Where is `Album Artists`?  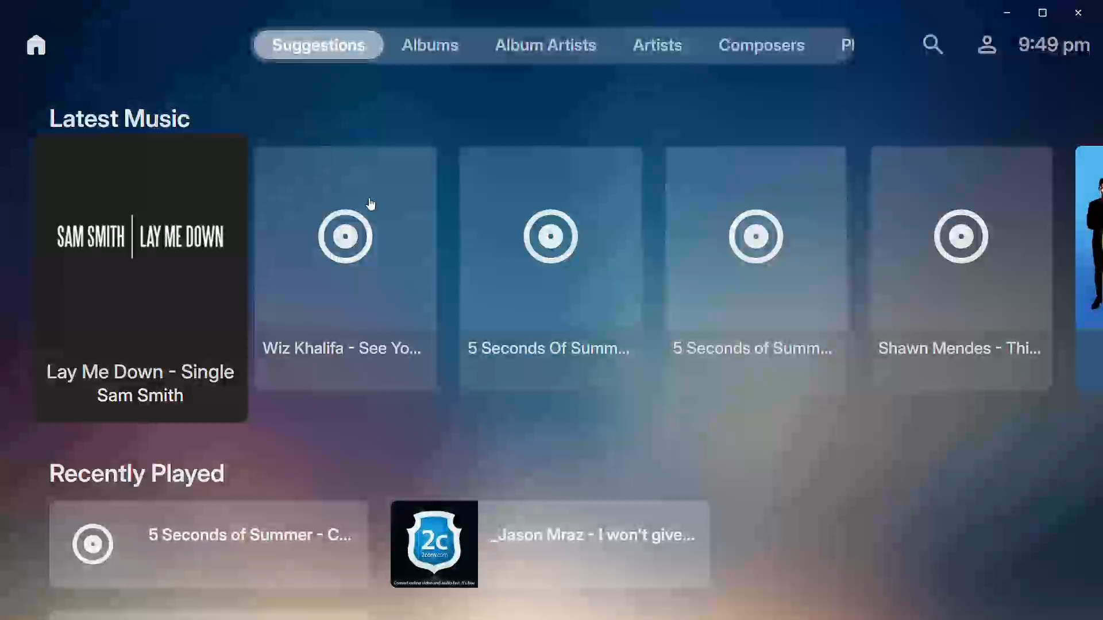 Album Artists is located at coordinates (539, 45).